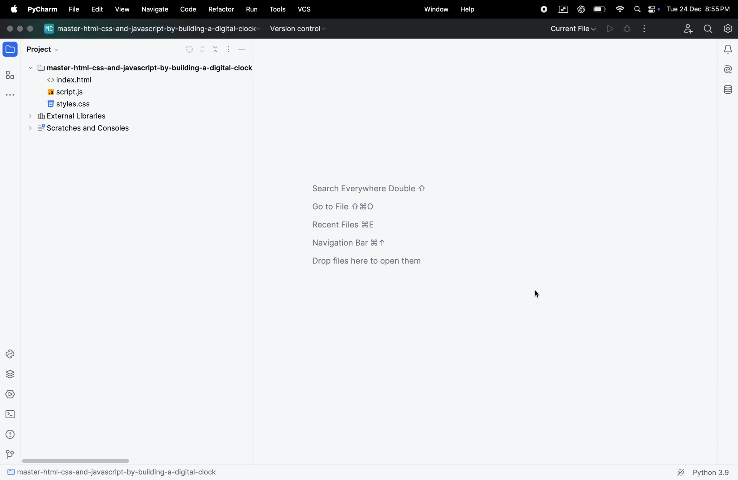 The width and height of the screenshot is (738, 480). What do you see at coordinates (296, 28) in the screenshot?
I see `version control` at bounding box center [296, 28].